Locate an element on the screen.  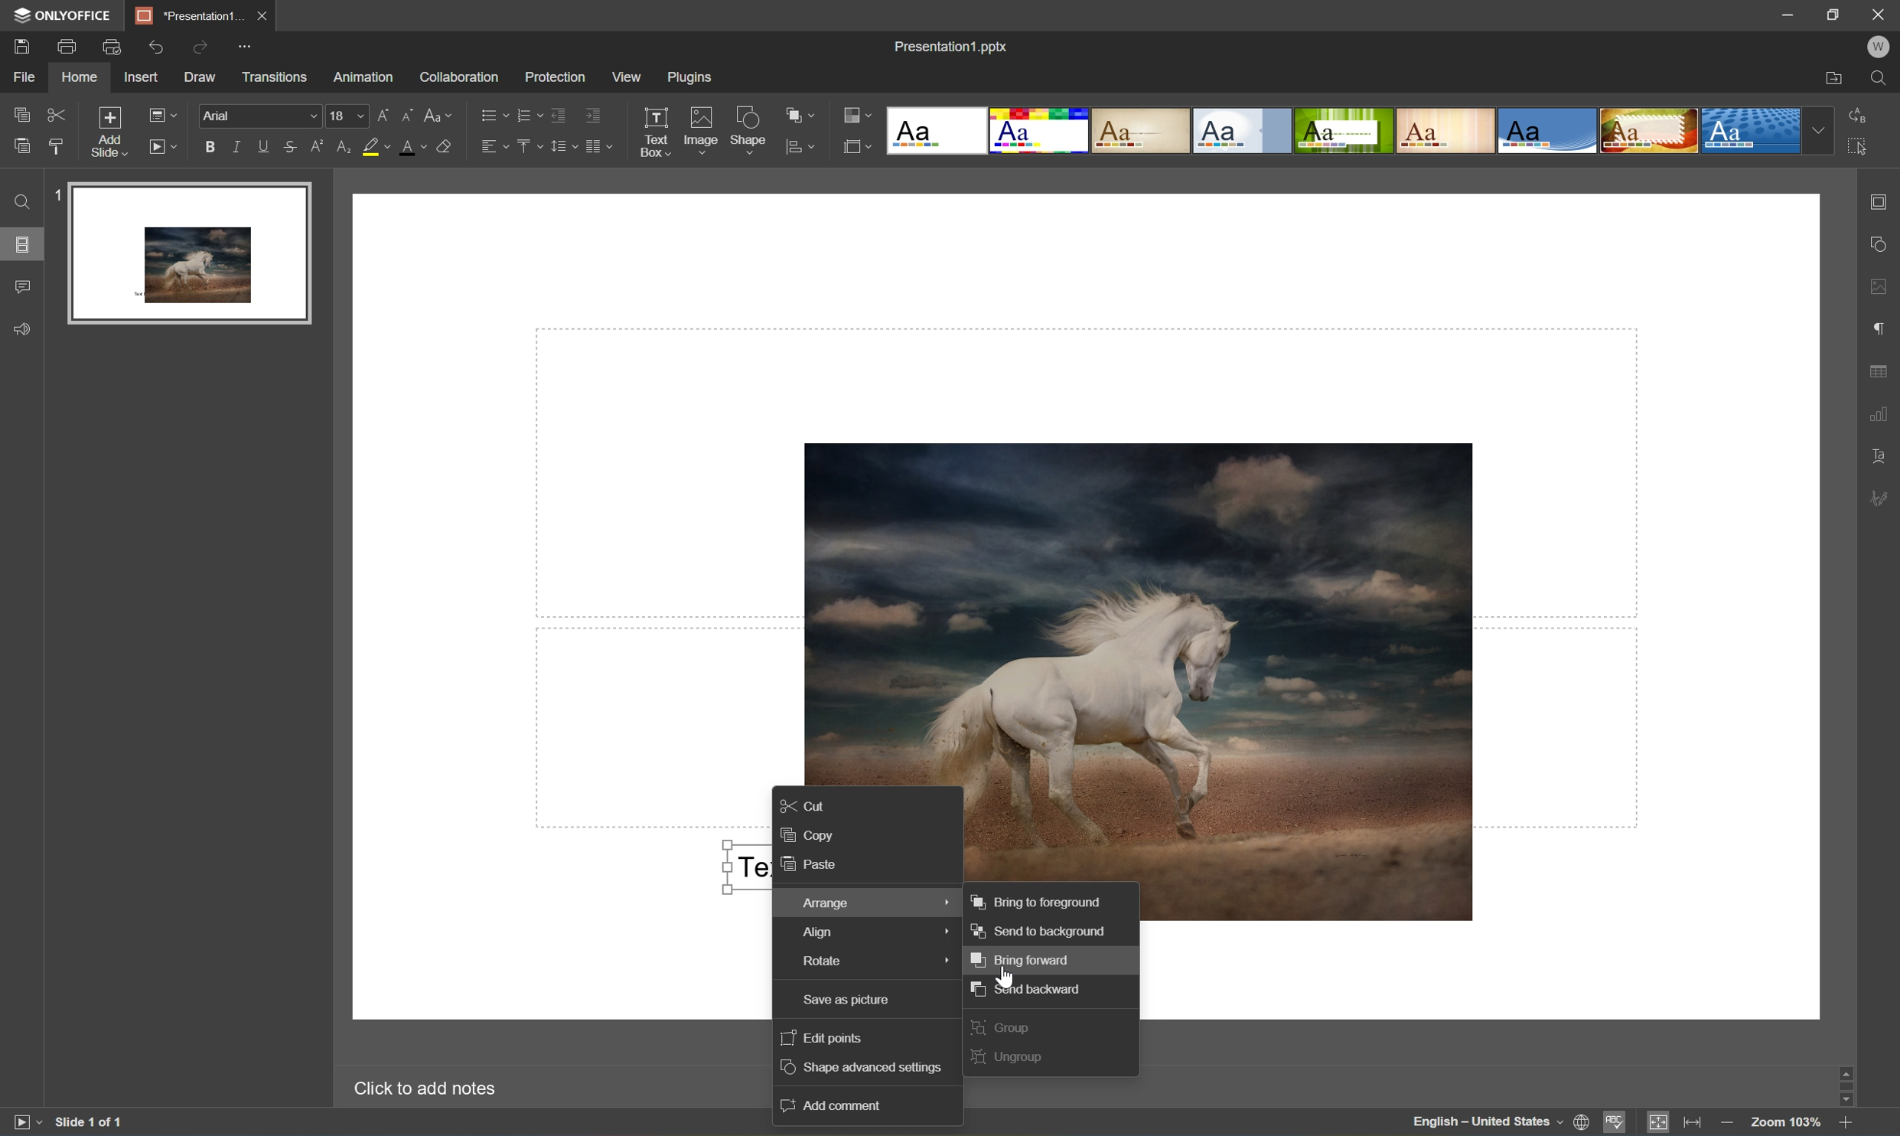
Save is located at coordinates (21, 47).